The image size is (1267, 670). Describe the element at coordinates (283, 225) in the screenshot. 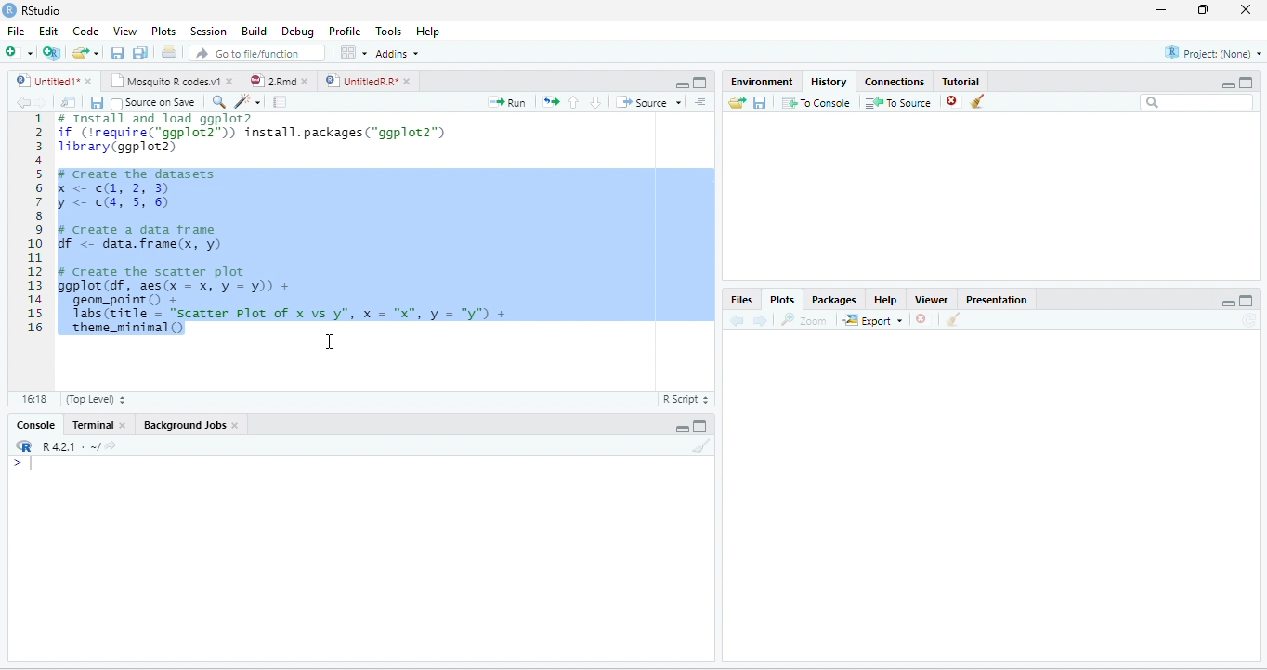

I see `# Install and load ggplot2
if (‘require("ggplot2™)) install.packages("ggplot2”)
1ibrary(ggplot2)
F create the datasets
X <<, 2, 3)
y < cs, 5, 6)
# create a data frame
Gf <- data.frame(x, y)
# Create the scatter plot
ggplot(df, aes(x = x, y = y)) +
geom_point() +
Tabs(title = "scatter Plot of x vs y", x = "x", y = "y") +
‘theme_minimal()` at that location.